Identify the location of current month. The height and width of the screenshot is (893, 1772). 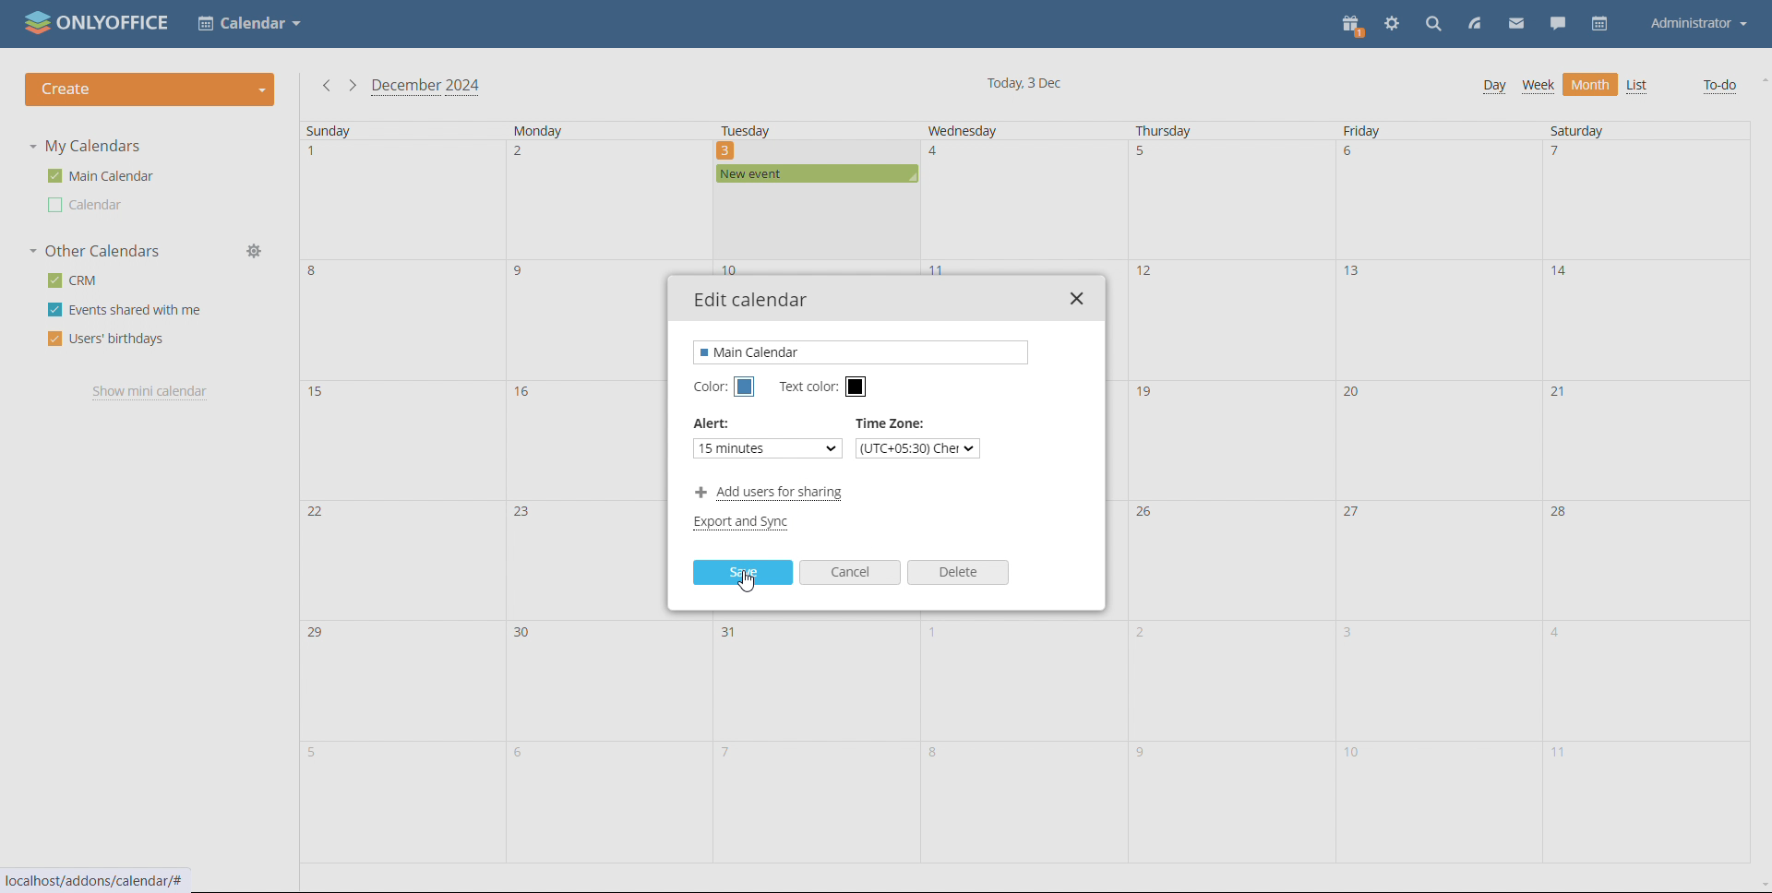
(425, 88).